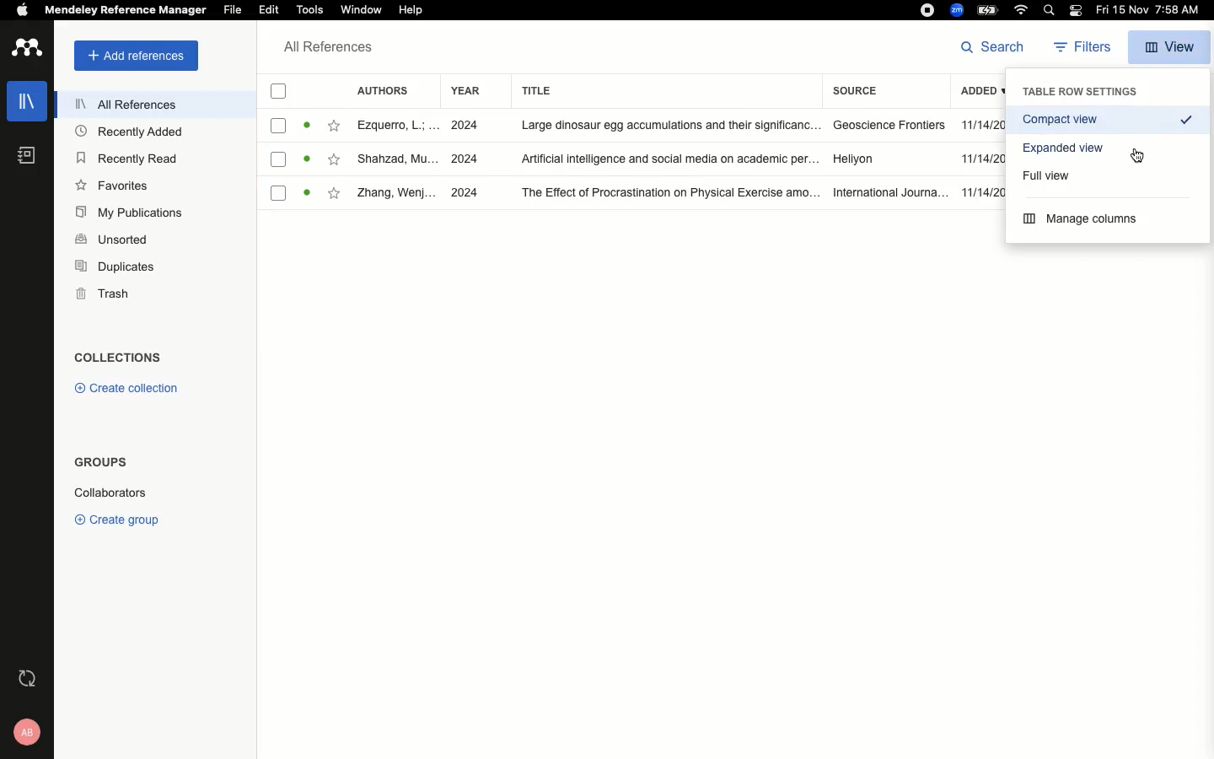  What do you see at coordinates (309, 159) in the screenshot?
I see `Active` at bounding box center [309, 159].